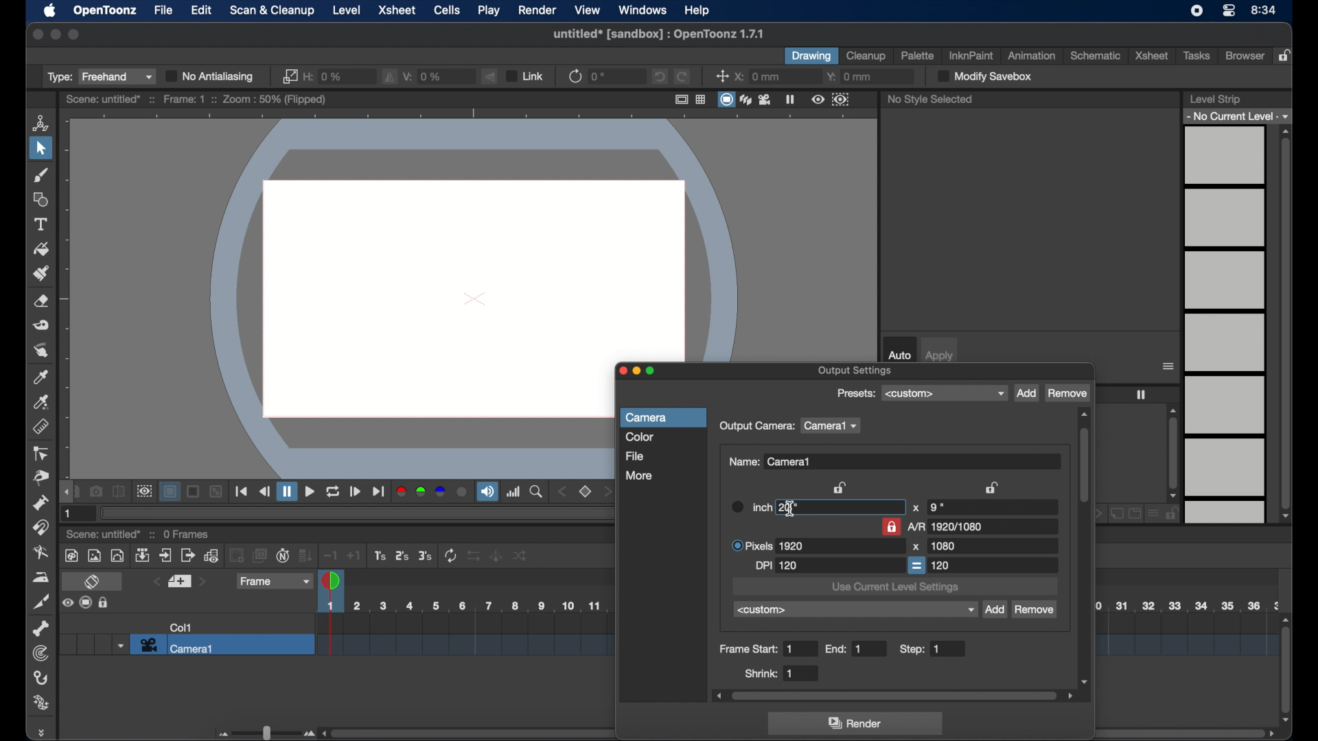 The image size is (1318, 741). Describe the element at coordinates (756, 427) in the screenshot. I see `output camera` at that location.